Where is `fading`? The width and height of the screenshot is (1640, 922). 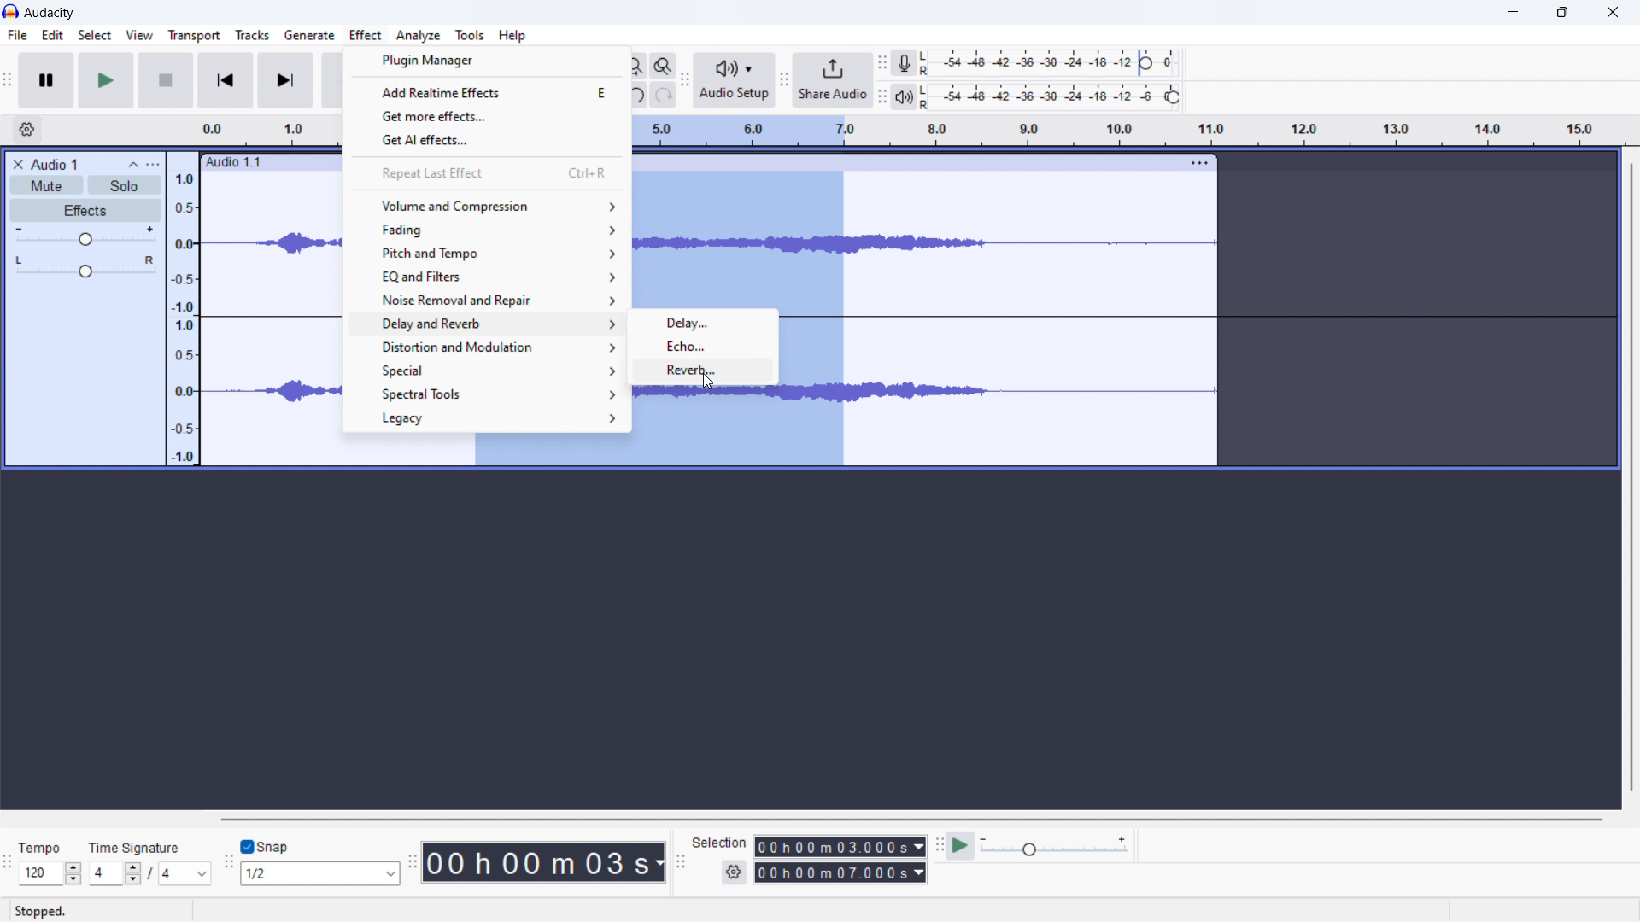 fading is located at coordinates (483, 231).